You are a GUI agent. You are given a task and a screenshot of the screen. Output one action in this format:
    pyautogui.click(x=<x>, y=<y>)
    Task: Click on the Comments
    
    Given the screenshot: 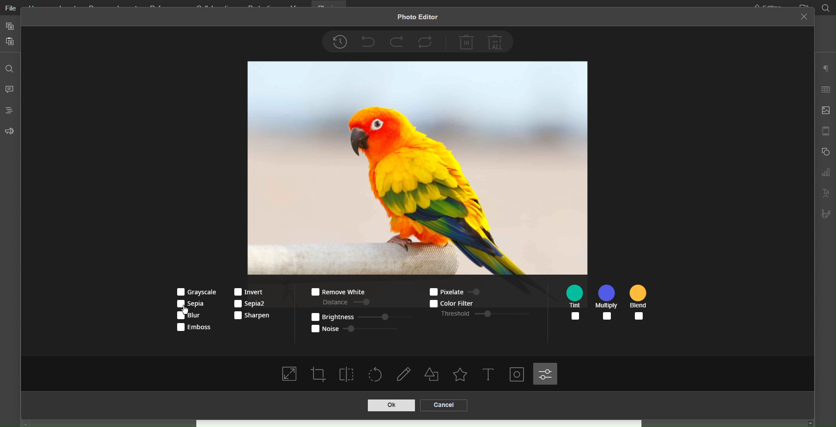 What is the action you would take?
    pyautogui.click(x=10, y=88)
    